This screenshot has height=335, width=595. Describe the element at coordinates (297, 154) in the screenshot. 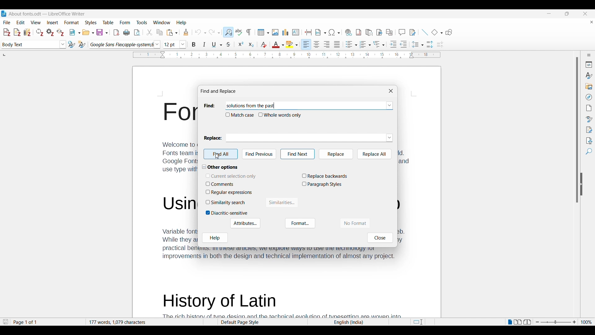

I see `Find Next` at that location.